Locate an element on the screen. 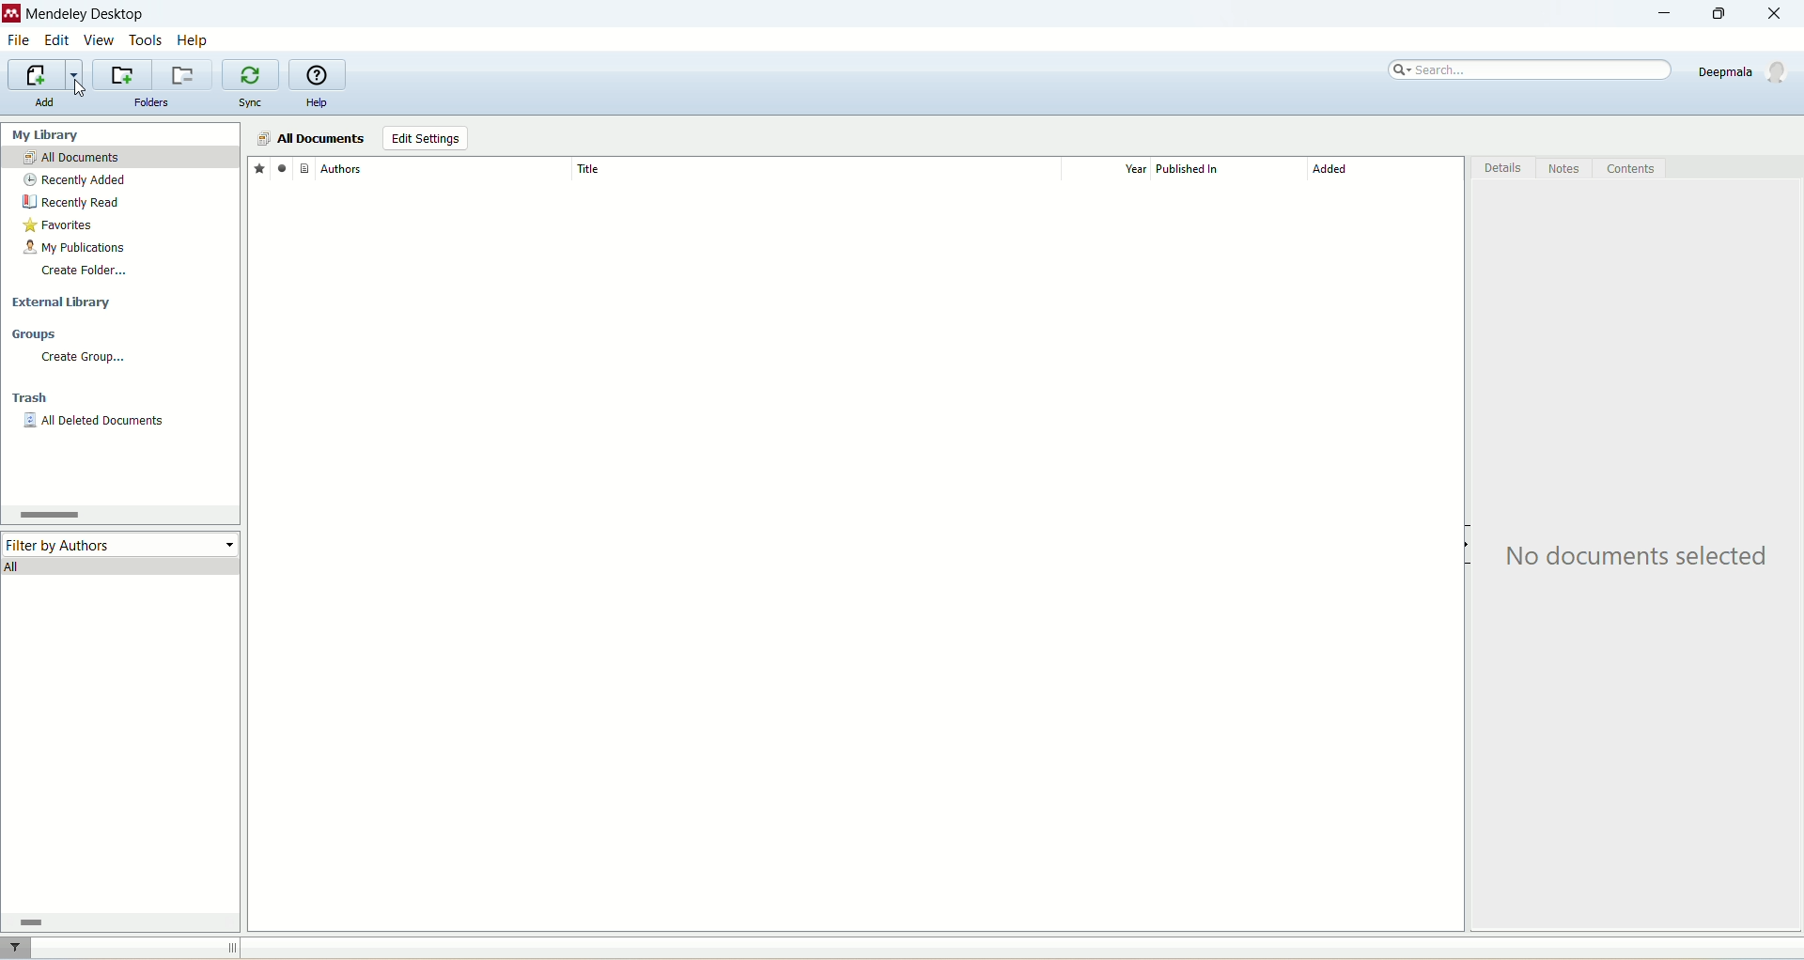 Image resolution: width=1804 pixels, height=960 pixels. filter by author is located at coordinates (122, 543).